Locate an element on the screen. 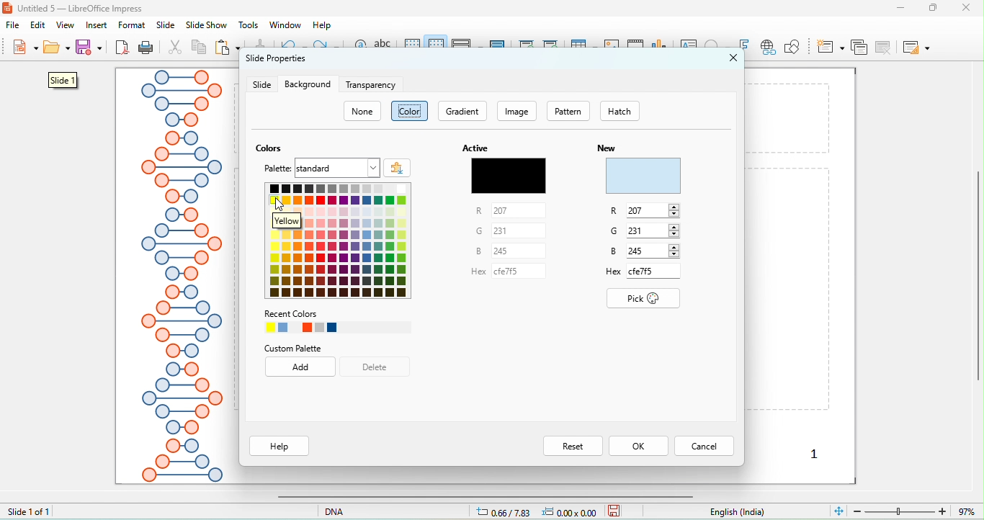 The height and width of the screenshot is (520, 984). minimize is located at coordinates (900, 7).